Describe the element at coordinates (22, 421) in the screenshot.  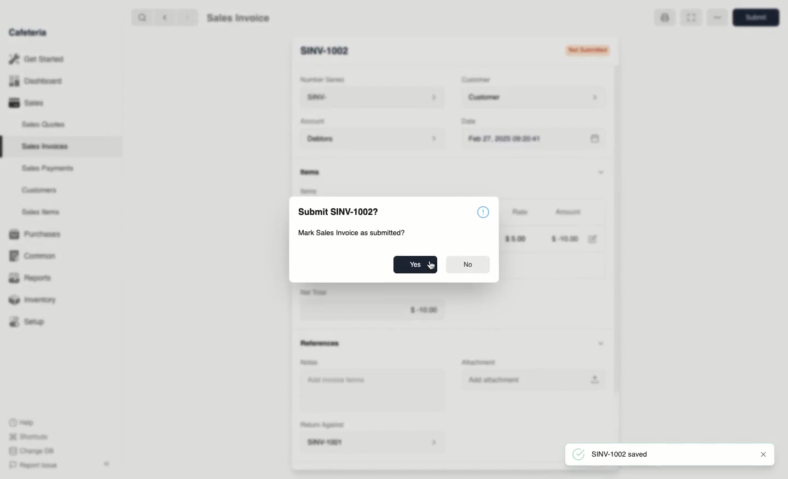
I see `Help` at that location.